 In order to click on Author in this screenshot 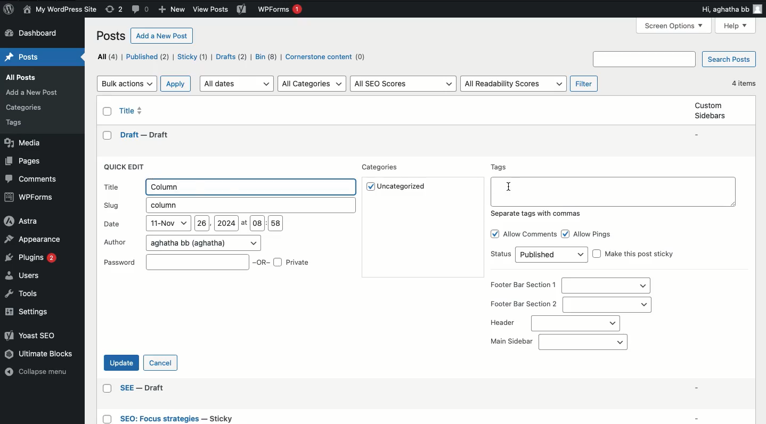, I will do `click(182, 243)`.